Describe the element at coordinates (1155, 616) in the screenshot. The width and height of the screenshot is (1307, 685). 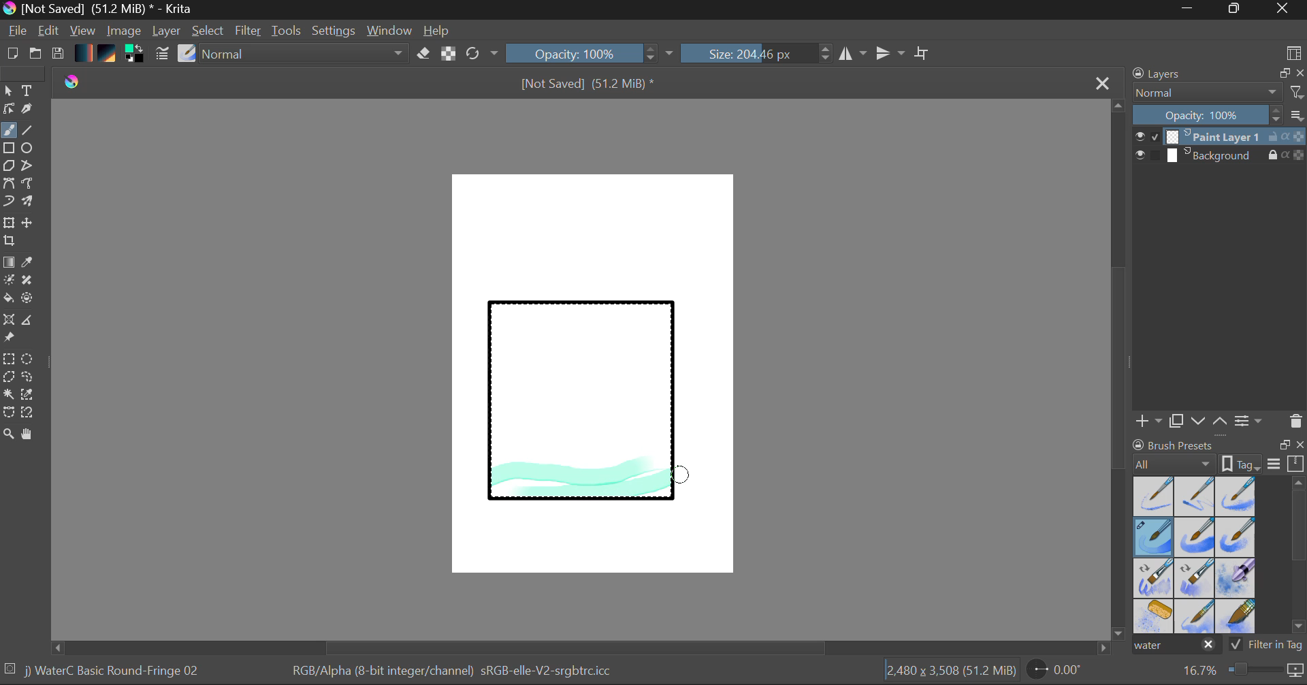
I see `Water C - Special Splats` at that location.